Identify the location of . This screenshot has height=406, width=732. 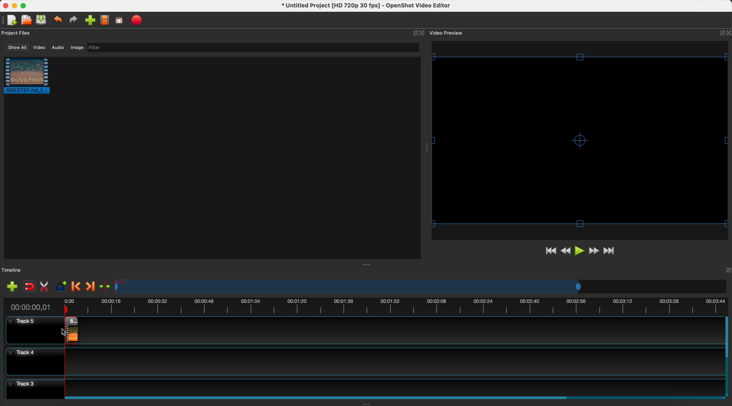
(723, 32).